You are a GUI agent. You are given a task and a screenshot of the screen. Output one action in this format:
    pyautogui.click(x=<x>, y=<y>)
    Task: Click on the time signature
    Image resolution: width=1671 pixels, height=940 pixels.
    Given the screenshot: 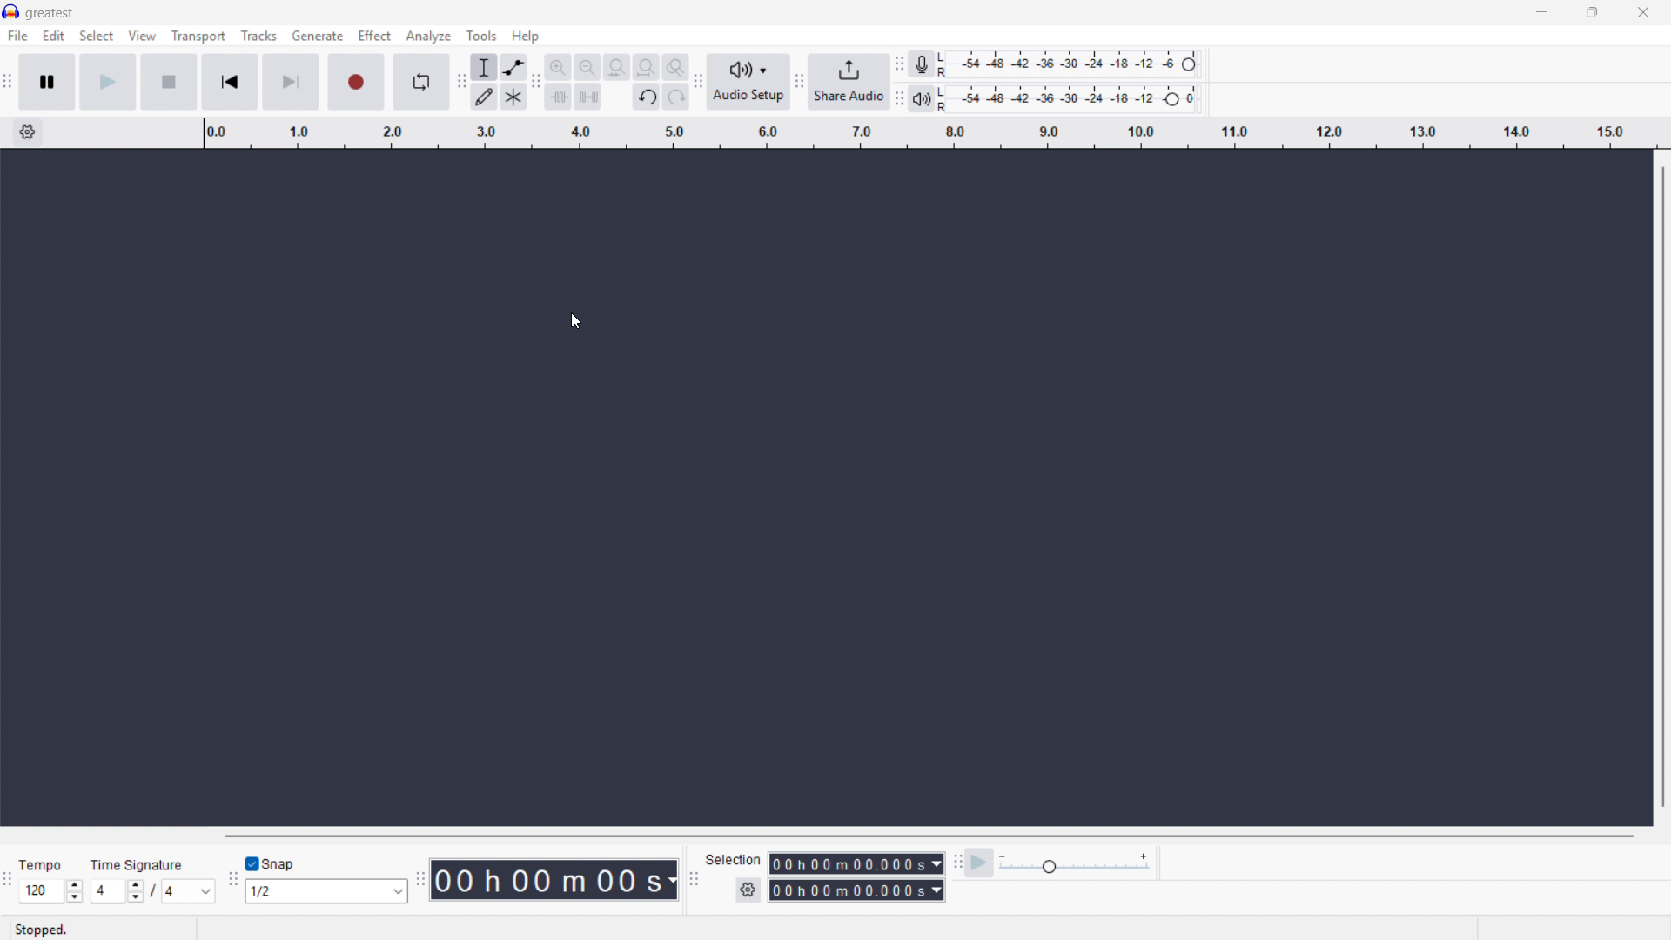 What is the action you would take?
    pyautogui.click(x=138, y=865)
    